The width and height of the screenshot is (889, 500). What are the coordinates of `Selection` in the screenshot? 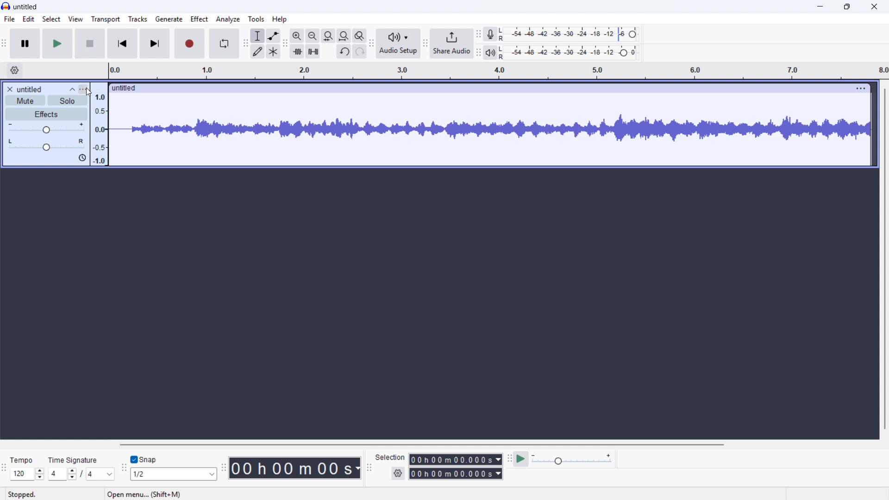 It's located at (391, 457).